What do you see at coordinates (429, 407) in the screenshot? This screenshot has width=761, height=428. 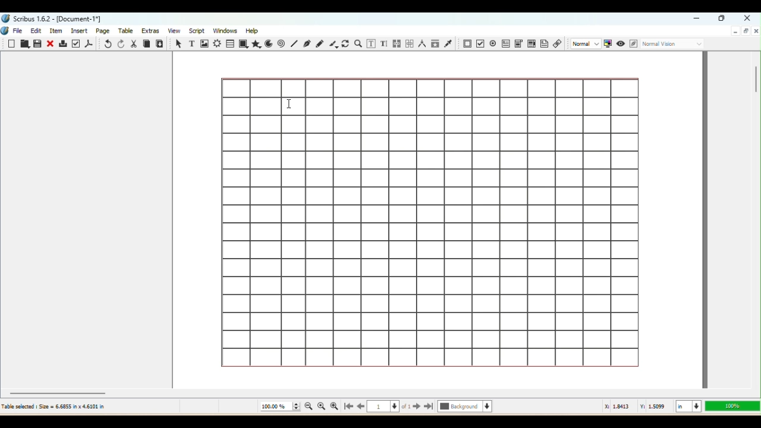 I see `Go to the last page` at bounding box center [429, 407].